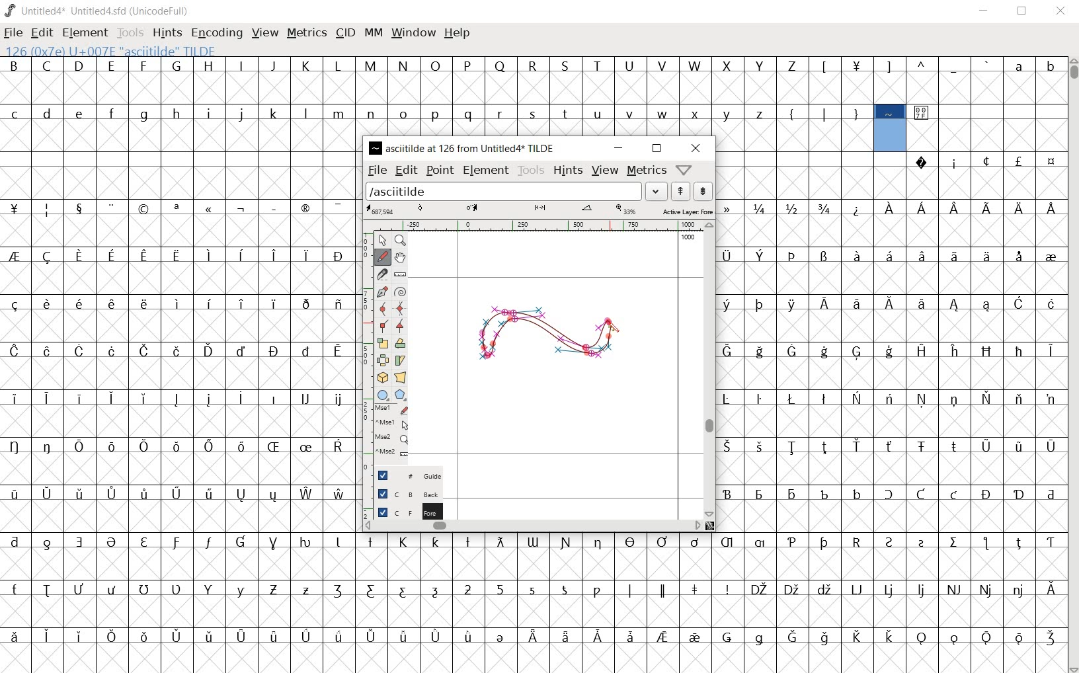 Image resolution: width=1079 pixels, height=673 pixels. What do you see at coordinates (166, 32) in the screenshot?
I see `HINTS` at bounding box center [166, 32].